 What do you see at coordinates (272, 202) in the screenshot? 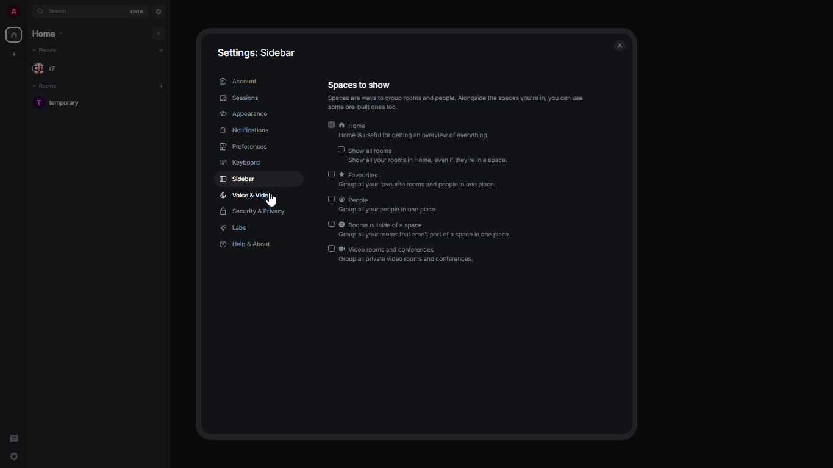
I see `cursor` at bounding box center [272, 202].